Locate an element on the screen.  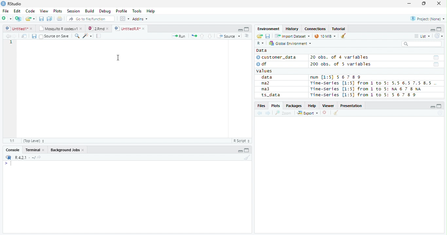
Date is located at coordinates (436, 65).